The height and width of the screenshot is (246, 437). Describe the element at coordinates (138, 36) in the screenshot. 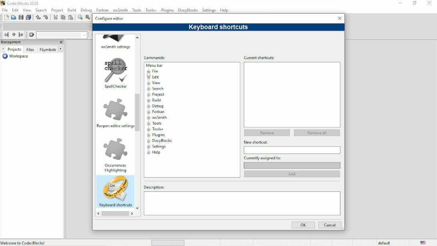

I see `up` at that location.